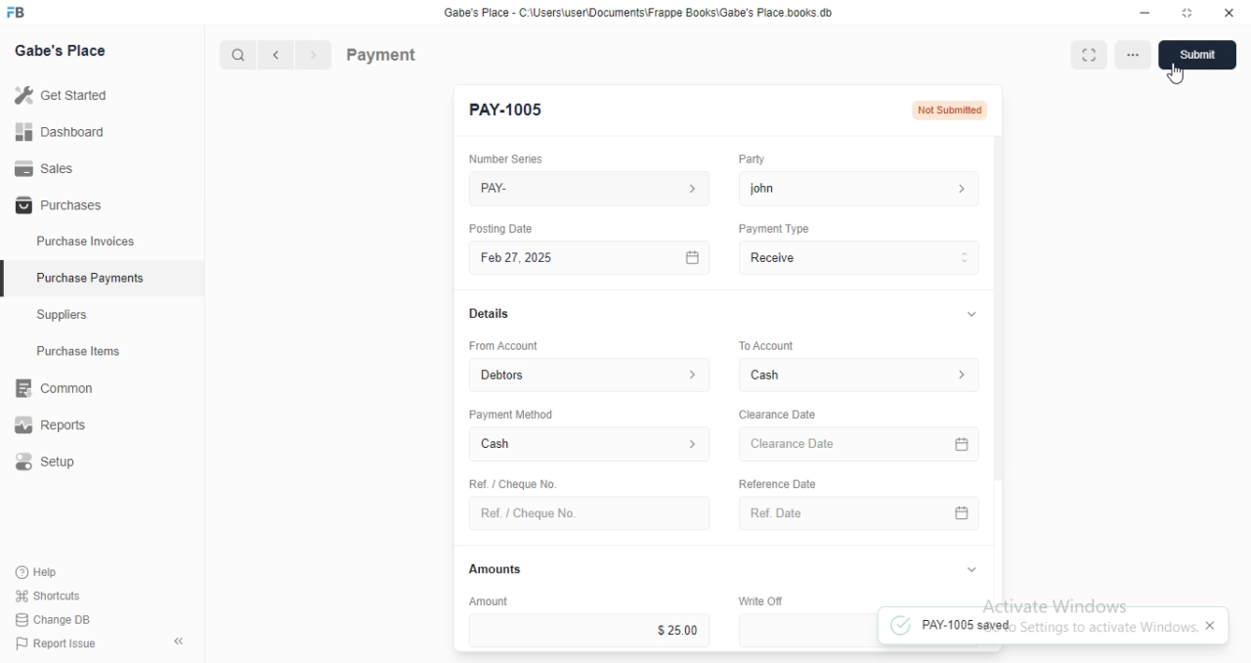  What do you see at coordinates (859, 188) in the screenshot?
I see `john` at bounding box center [859, 188].